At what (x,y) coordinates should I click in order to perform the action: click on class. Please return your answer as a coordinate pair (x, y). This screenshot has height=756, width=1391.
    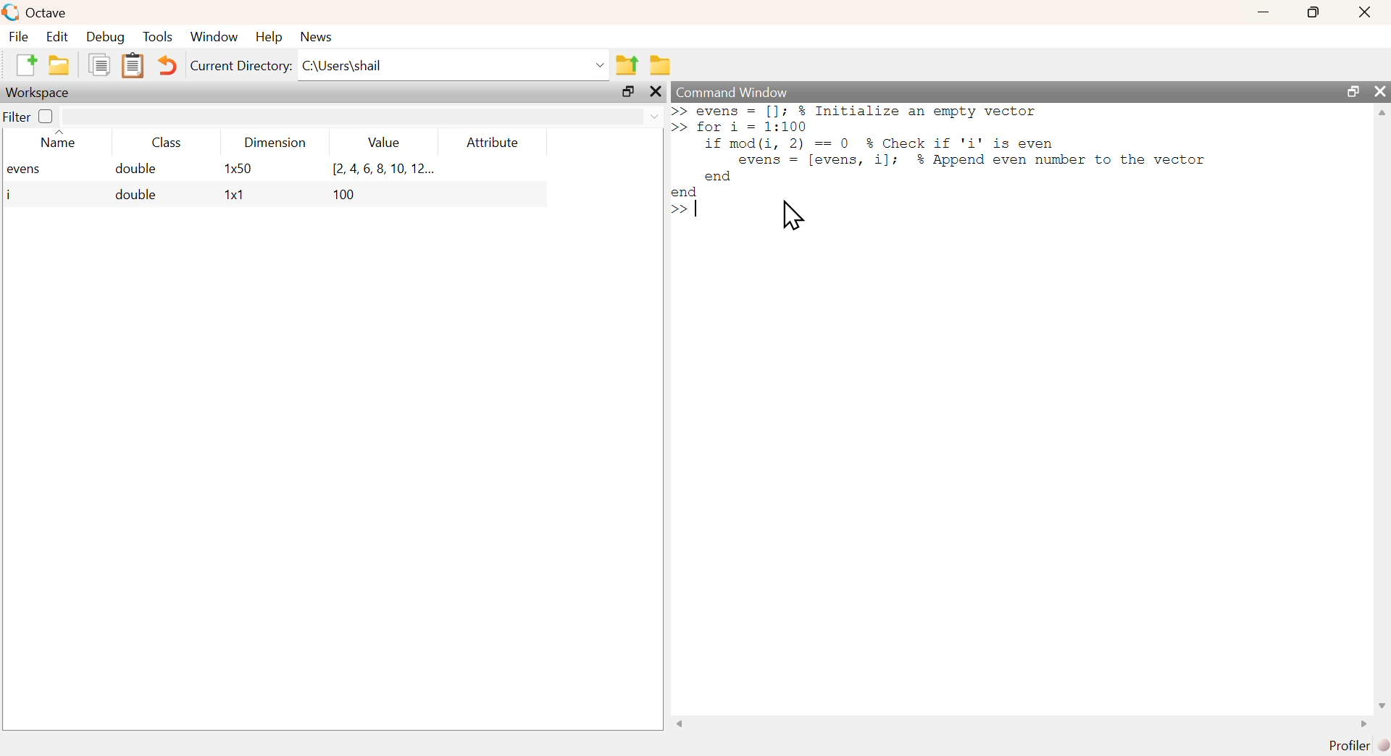
    Looking at the image, I should click on (164, 143).